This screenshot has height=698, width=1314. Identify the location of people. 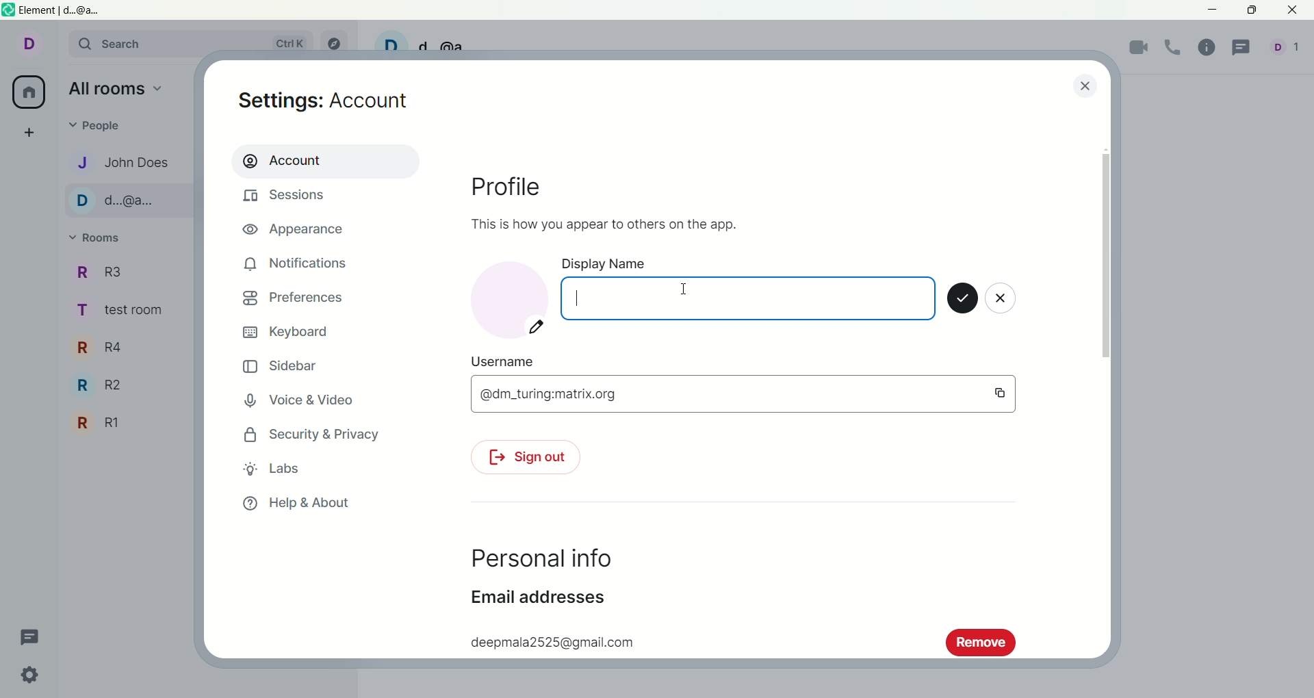
(1288, 51).